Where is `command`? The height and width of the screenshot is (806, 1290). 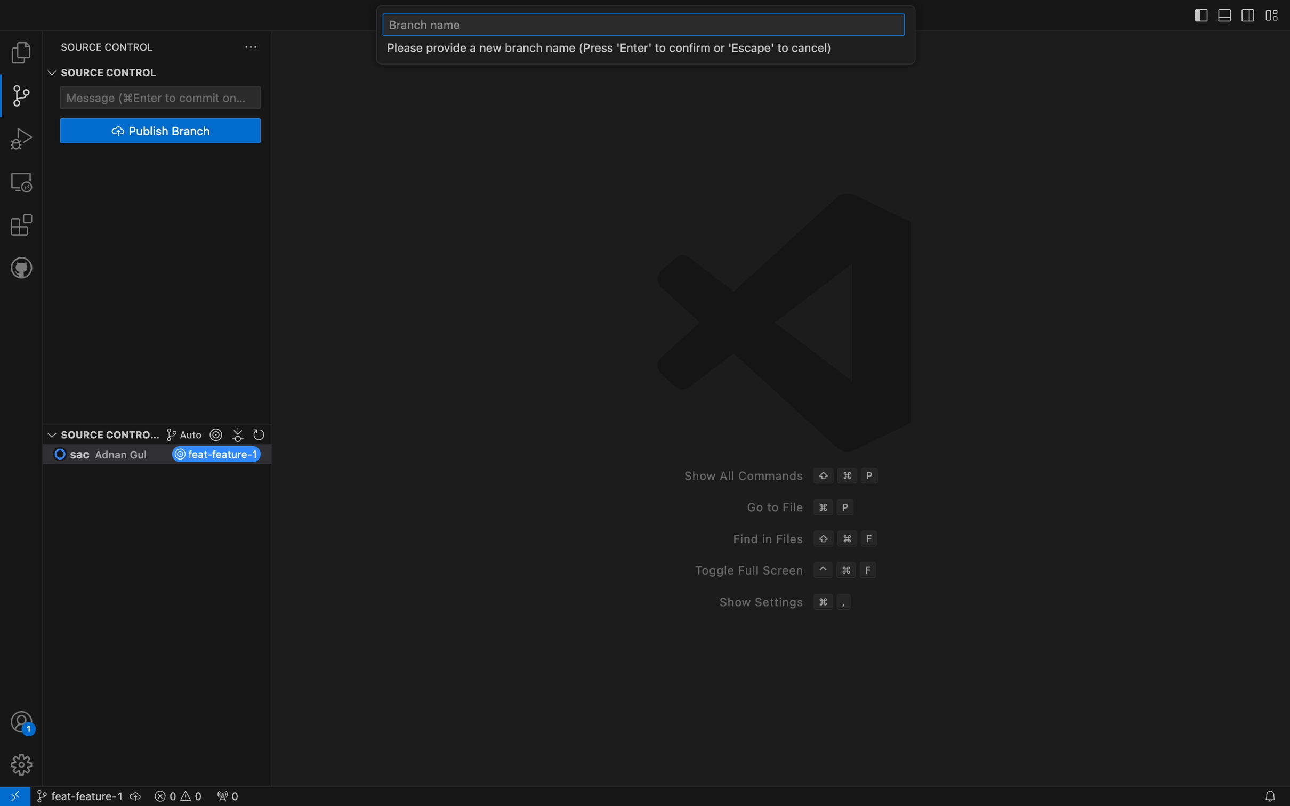
command is located at coordinates (823, 508).